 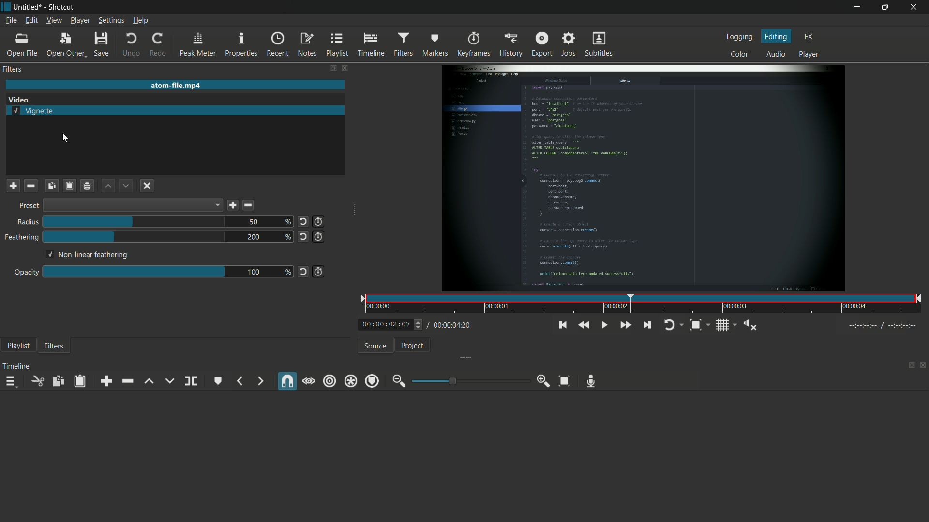 I want to click on save filter set, so click(x=87, y=187).